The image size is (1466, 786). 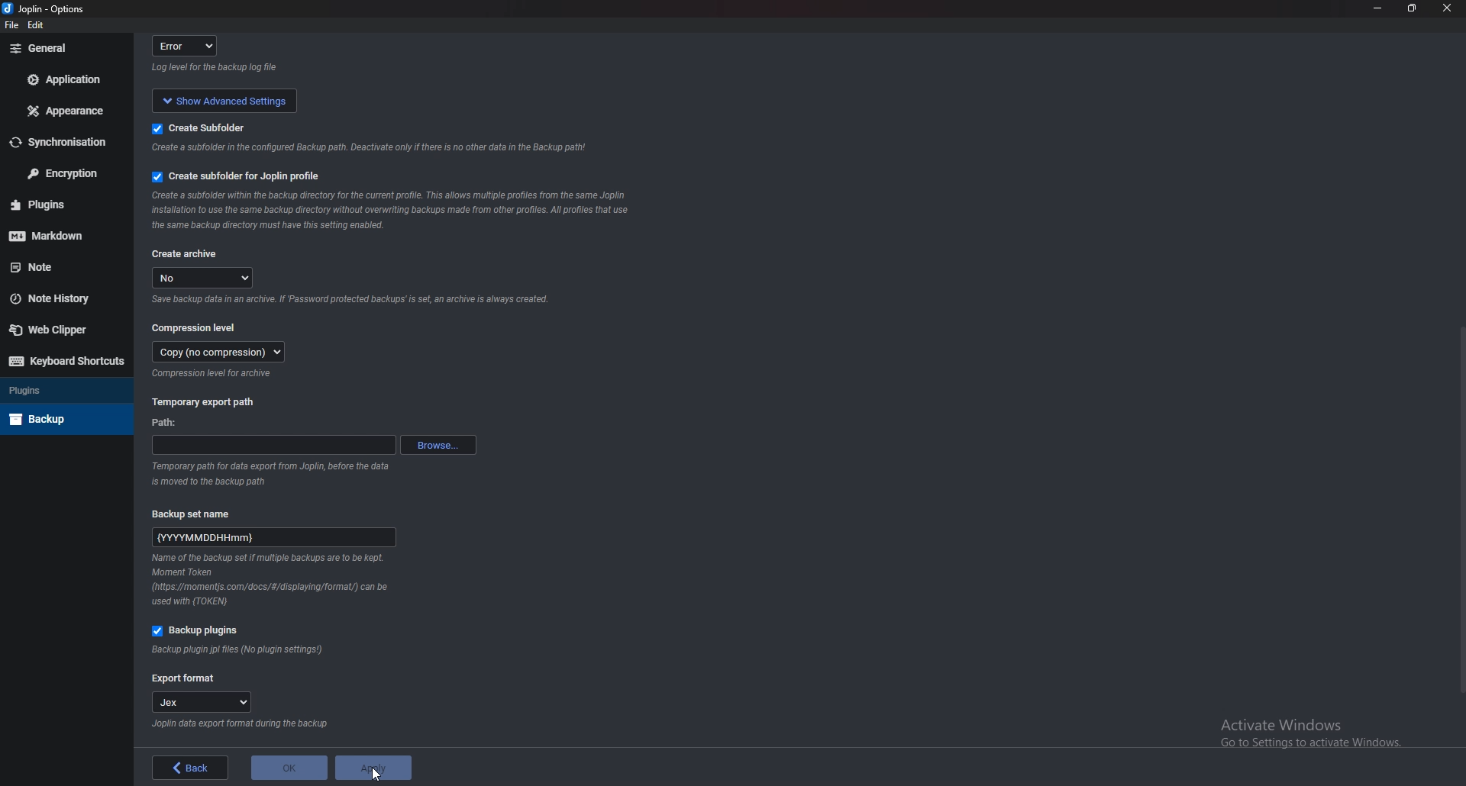 What do you see at coordinates (200, 513) in the screenshot?
I see `Backup set name` at bounding box center [200, 513].